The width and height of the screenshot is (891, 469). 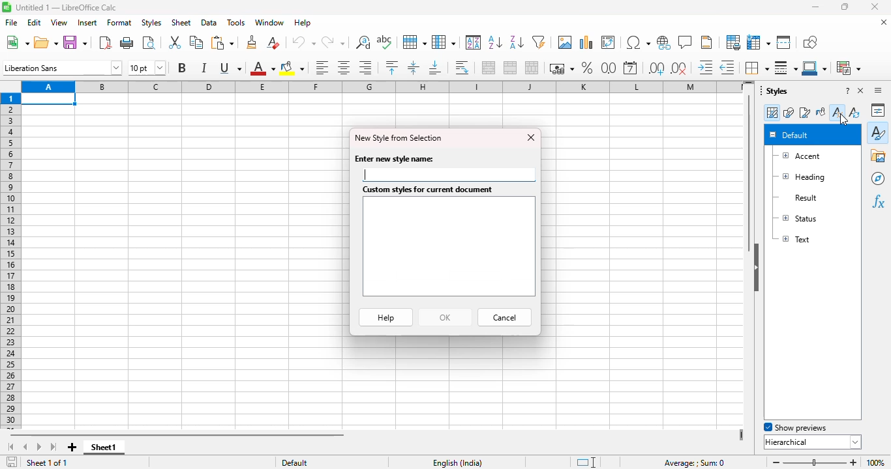 I want to click on sort descending, so click(x=517, y=42).